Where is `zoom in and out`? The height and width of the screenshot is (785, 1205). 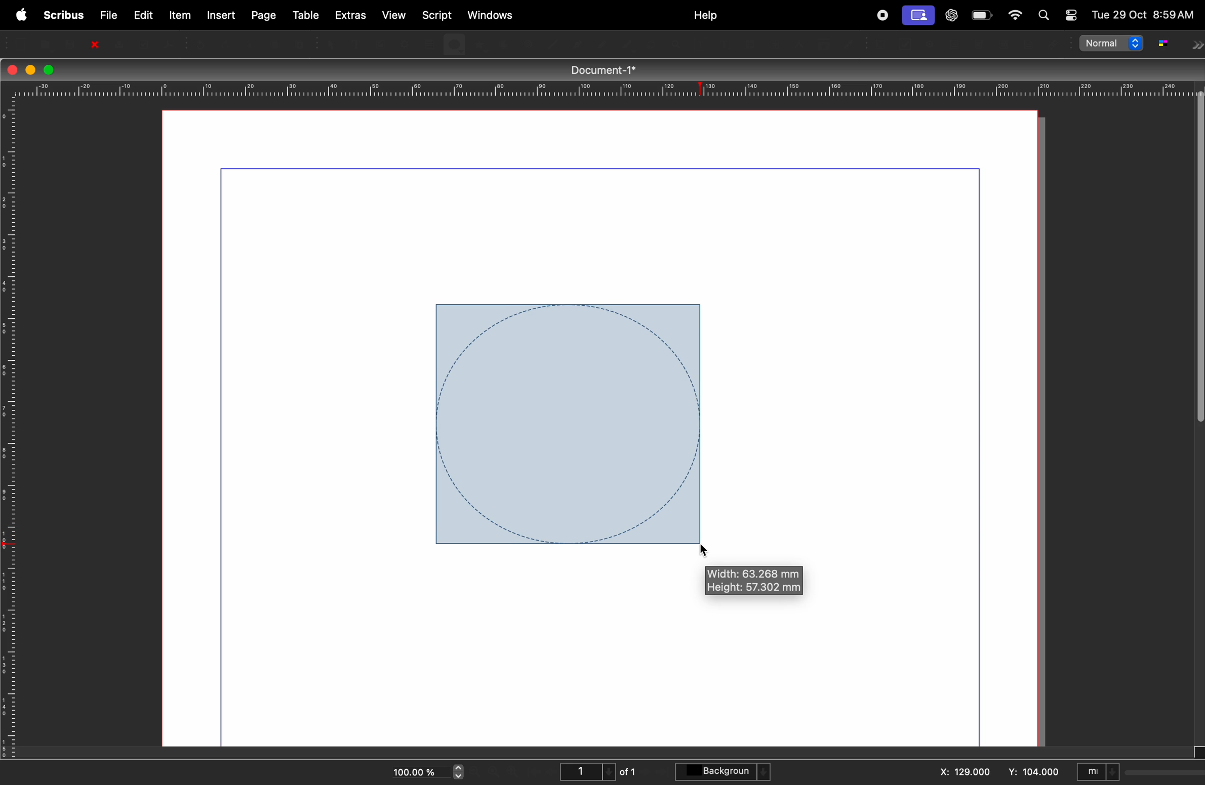
zoom in and out is located at coordinates (459, 772).